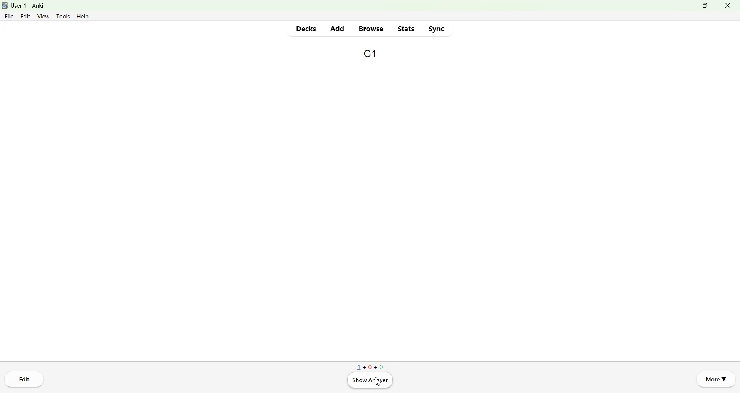 The width and height of the screenshot is (740, 393). What do you see at coordinates (405, 29) in the screenshot?
I see `Stats` at bounding box center [405, 29].